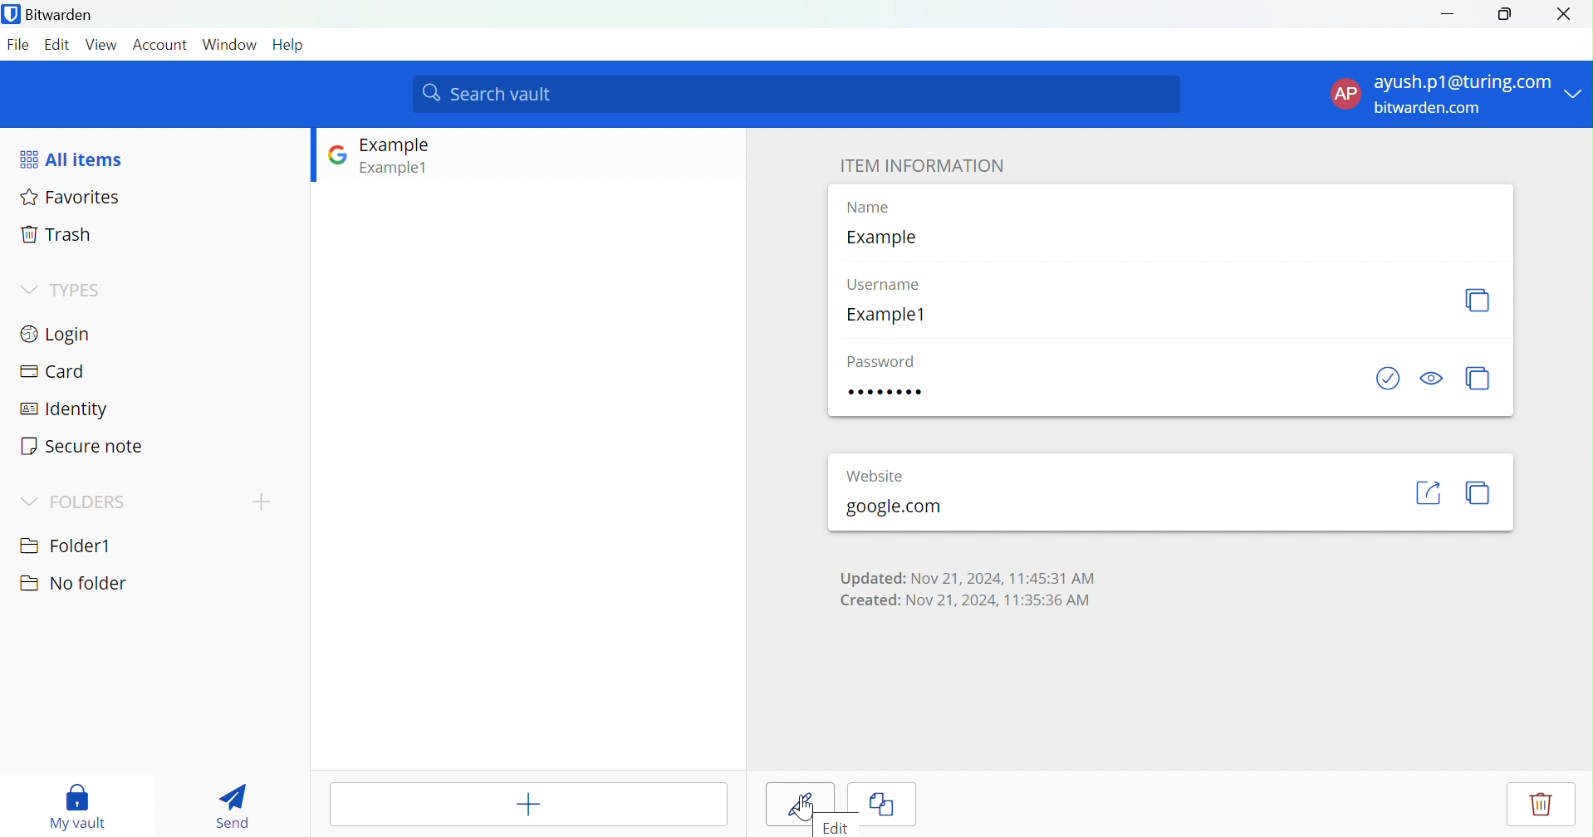  What do you see at coordinates (530, 804) in the screenshot?
I see `Add Item` at bounding box center [530, 804].